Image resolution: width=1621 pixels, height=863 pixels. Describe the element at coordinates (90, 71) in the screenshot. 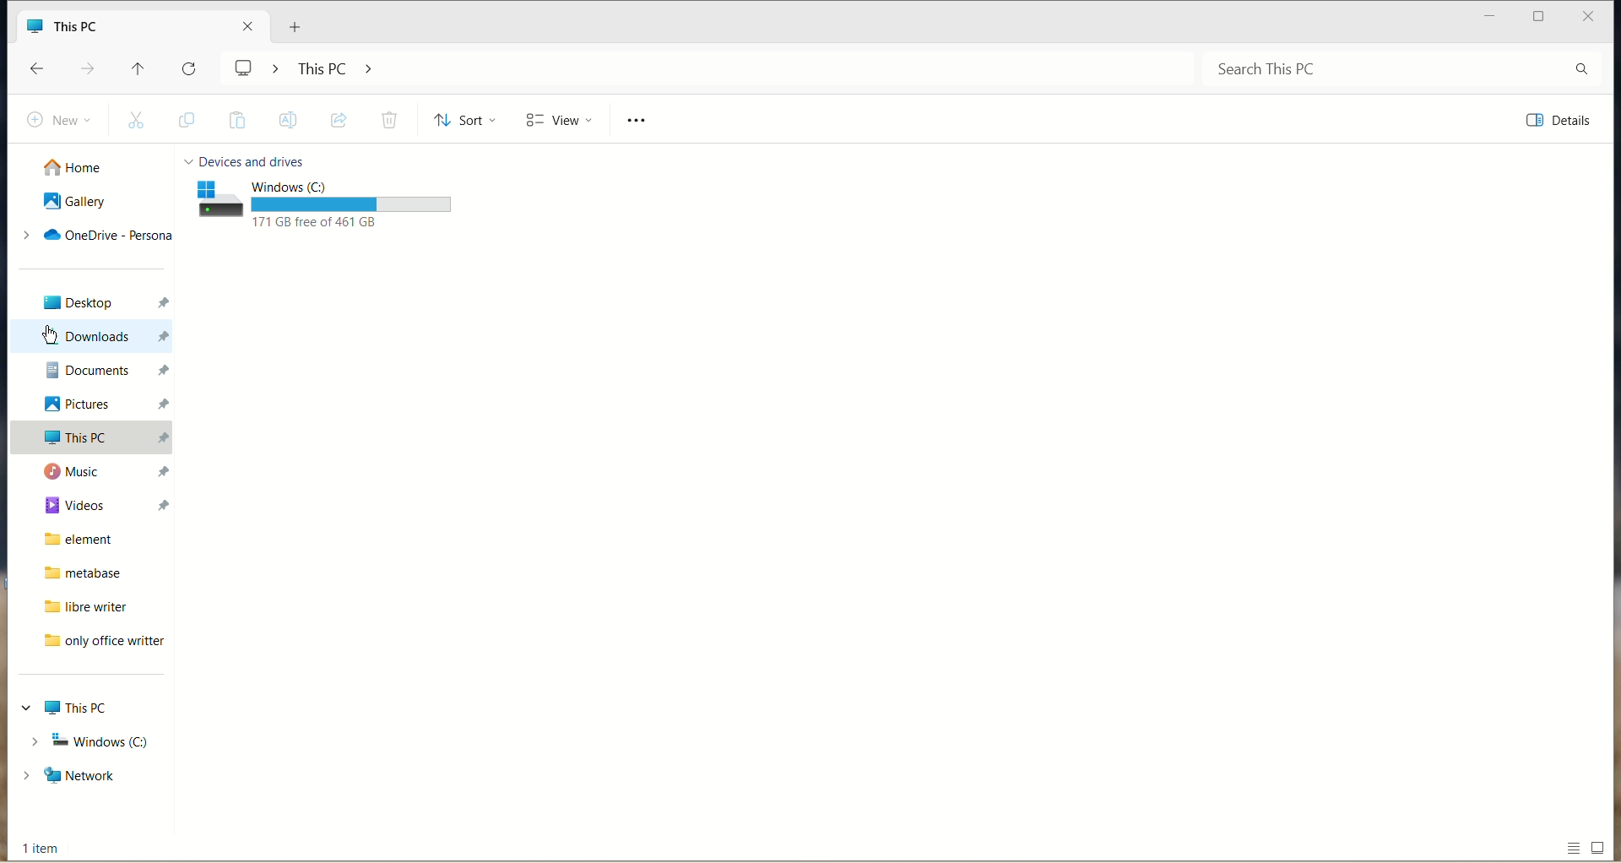

I see `next` at that location.